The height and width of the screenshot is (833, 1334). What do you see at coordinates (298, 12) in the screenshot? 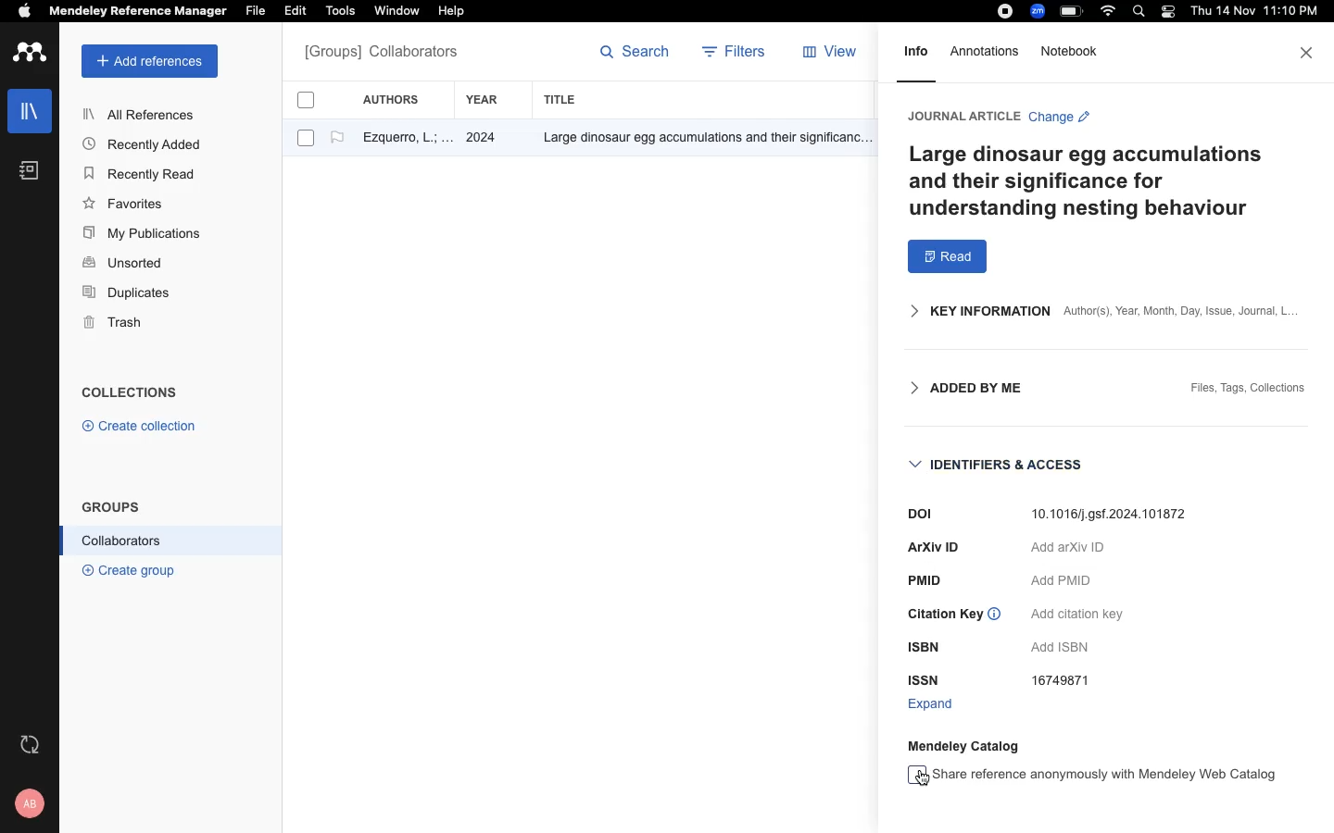
I see `Edit` at bounding box center [298, 12].